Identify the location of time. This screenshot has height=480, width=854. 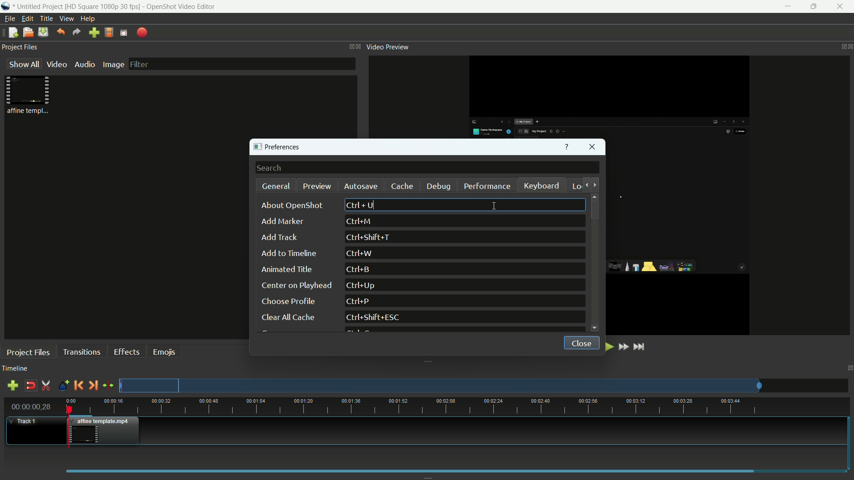
(458, 407).